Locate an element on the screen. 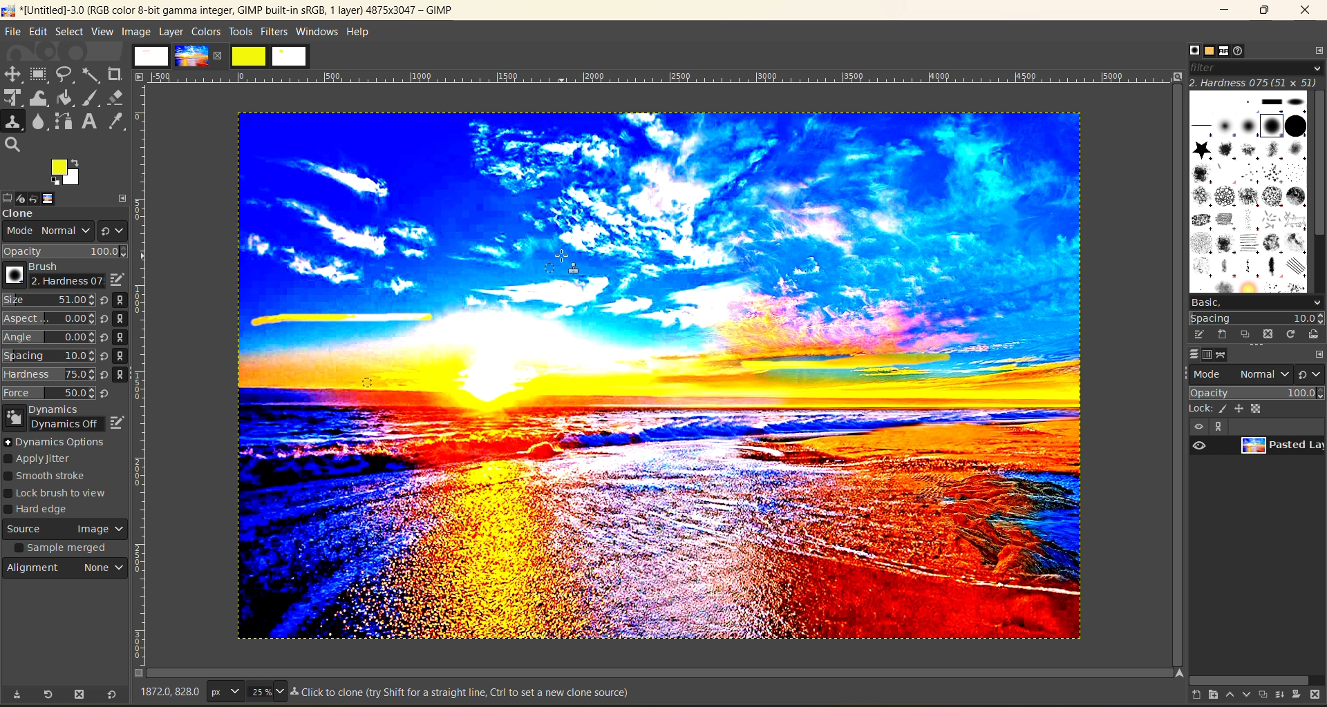 This screenshot has width=1327, height=707. image is located at coordinates (60, 198).